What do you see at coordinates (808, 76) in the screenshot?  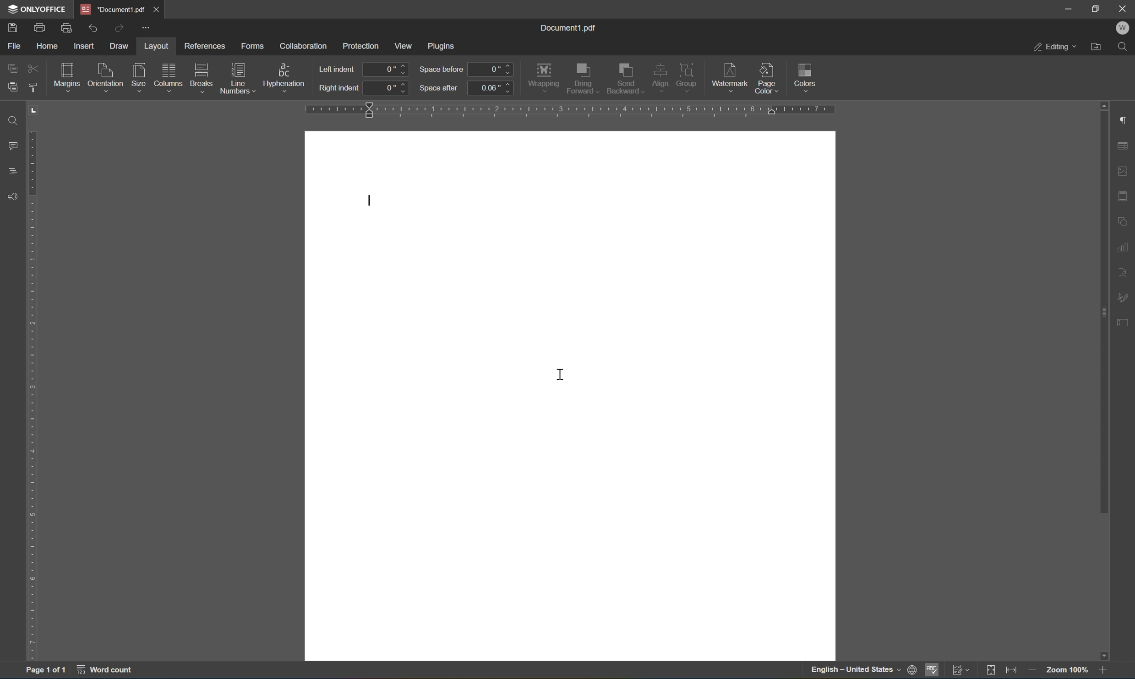 I see `colors` at bounding box center [808, 76].